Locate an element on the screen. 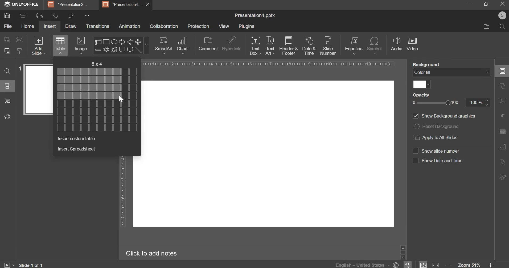  cut is located at coordinates (18, 40).